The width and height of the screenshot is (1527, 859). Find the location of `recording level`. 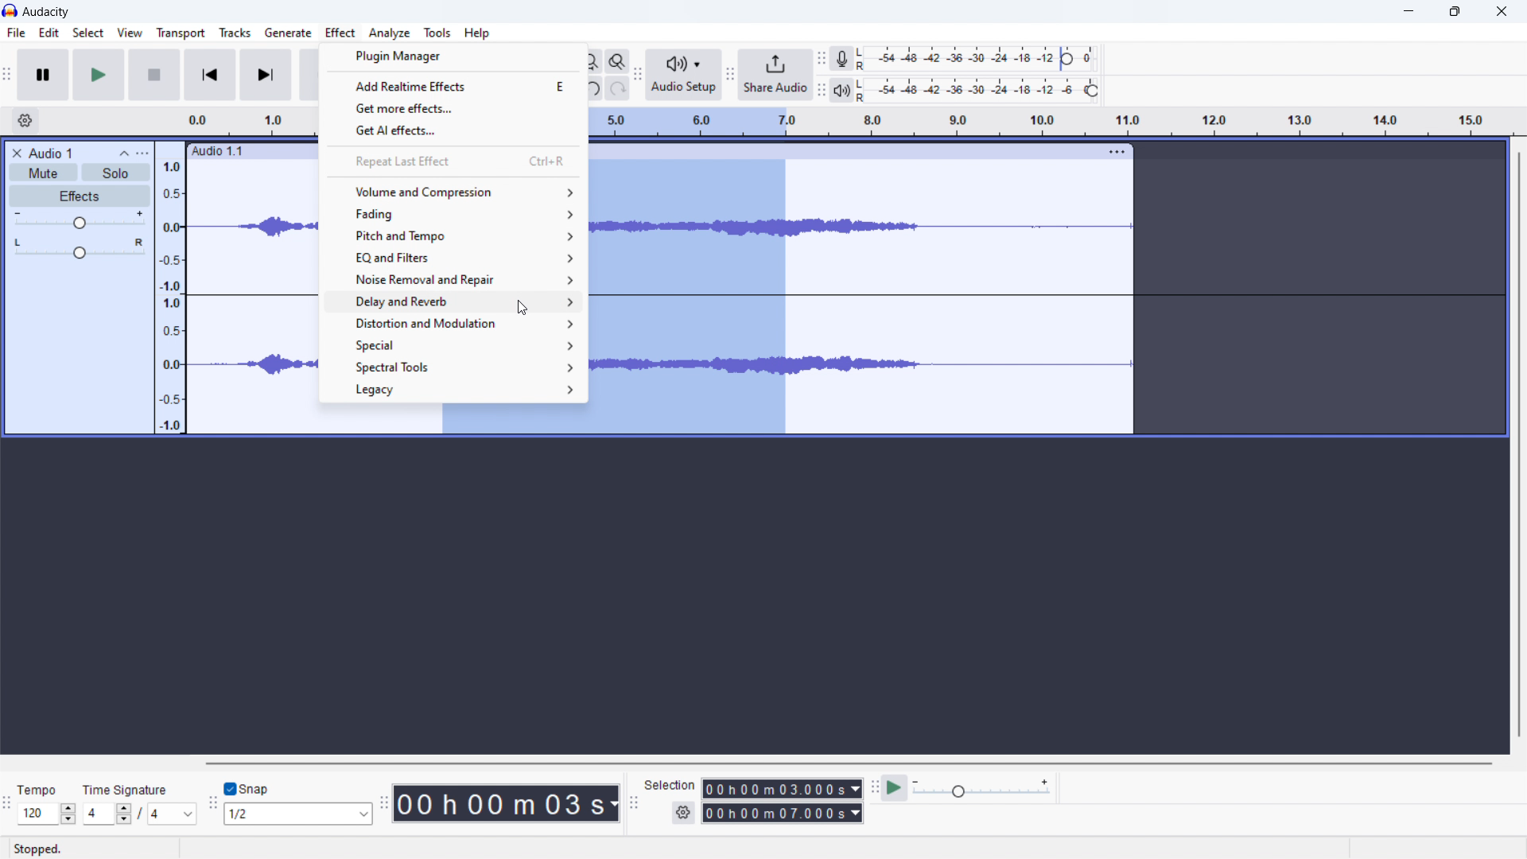

recording level is located at coordinates (979, 60).